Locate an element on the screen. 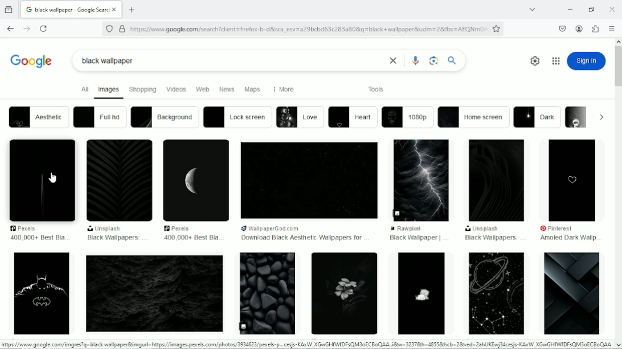 The height and width of the screenshot is (349, 622). black image is located at coordinates (119, 181).